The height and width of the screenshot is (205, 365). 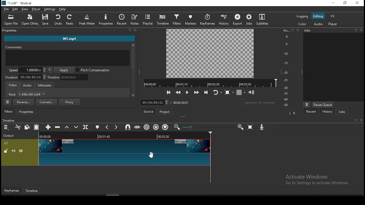 What do you see at coordinates (163, 19) in the screenshot?
I see `timeline` at bounding box center [163, 19].